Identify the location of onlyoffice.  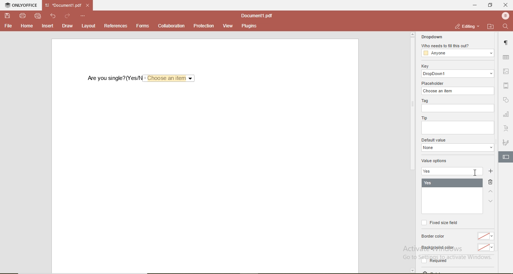
(23, 5).